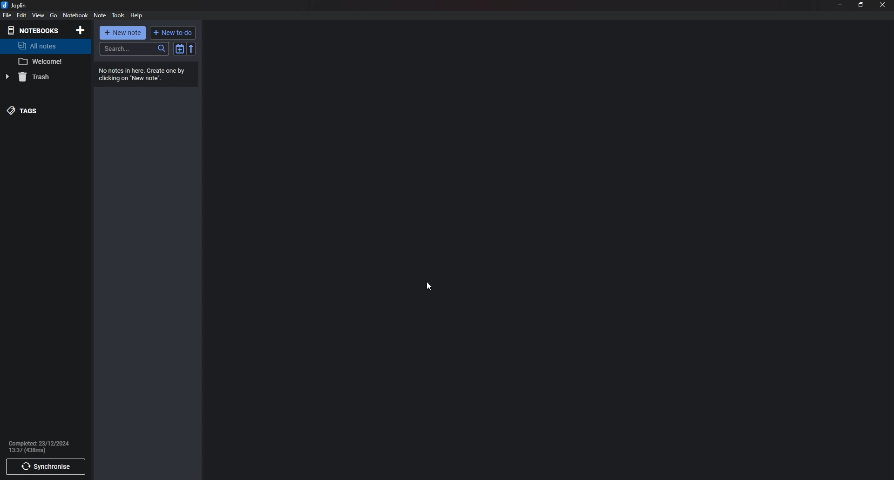  What do you see at coordinates (118, 15) in the screenshot?
I see `Tools` at bounding box center [118, 15].